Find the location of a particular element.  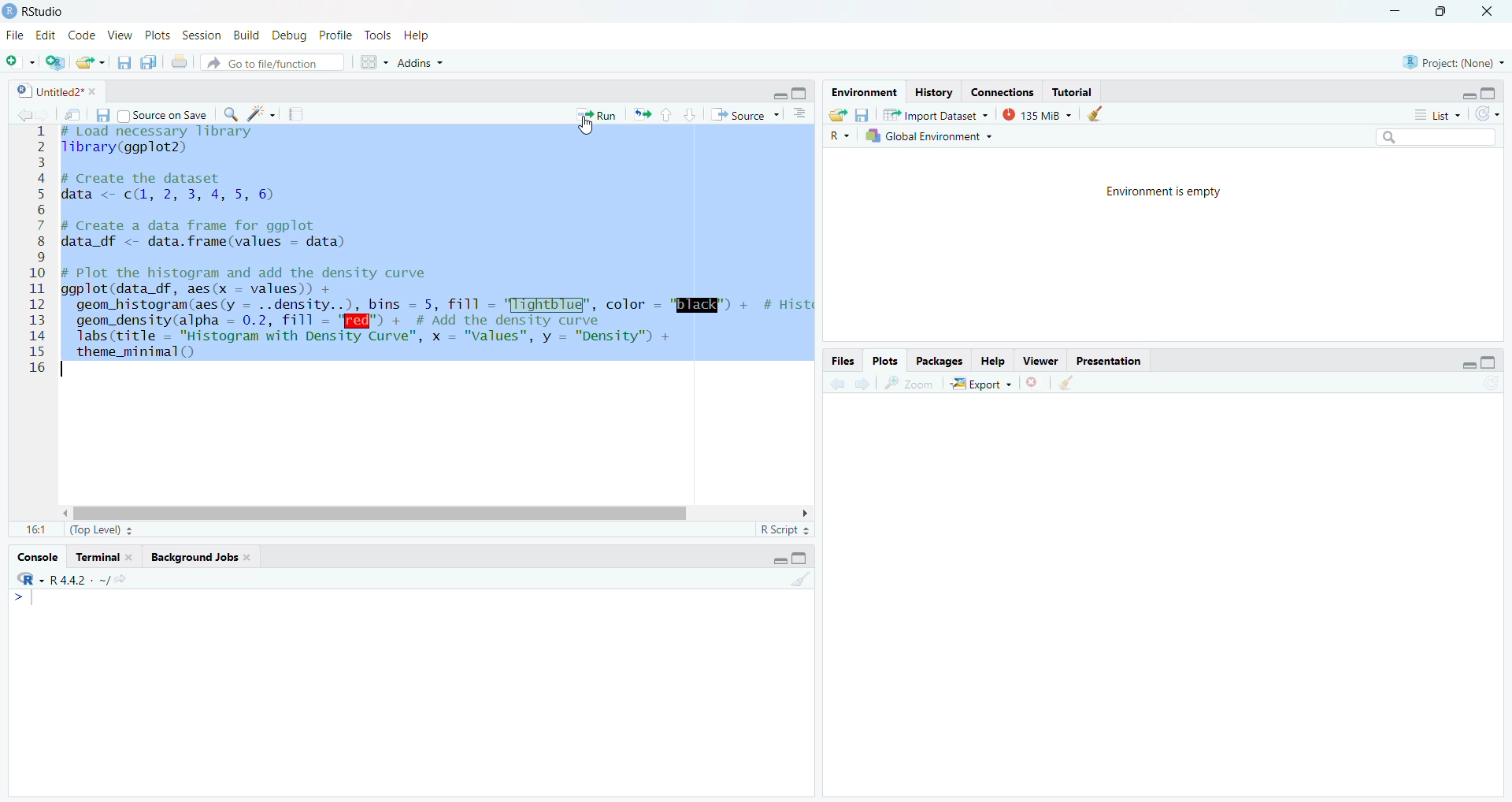

search is located at coordinates (1436, 136).